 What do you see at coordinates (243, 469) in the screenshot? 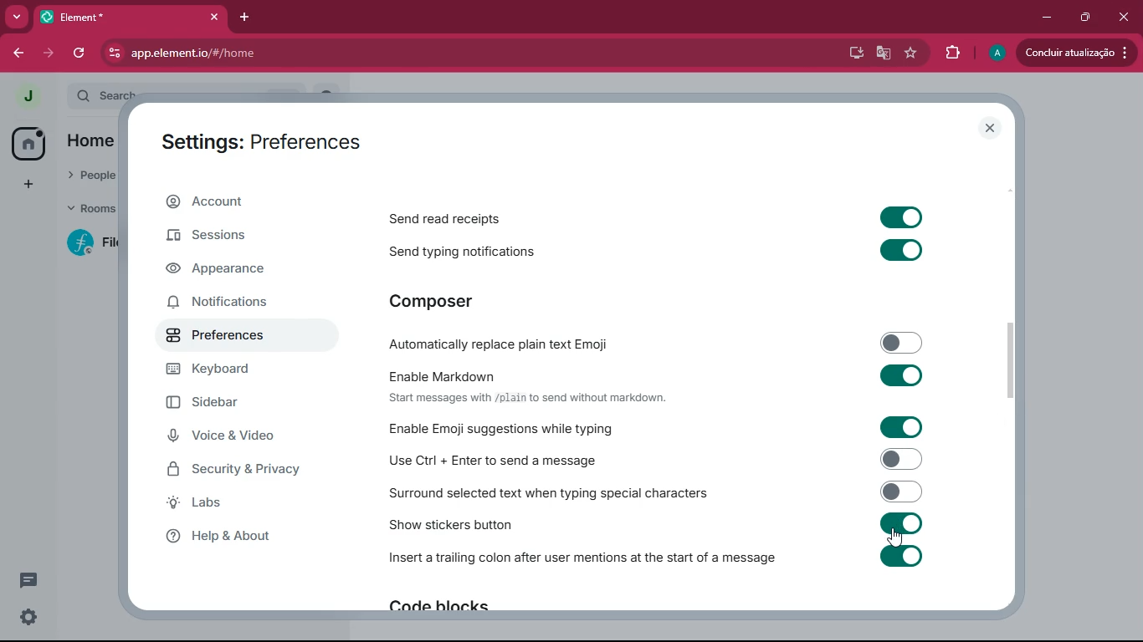
I see `security & privacy` at bounding box center [243, 469].